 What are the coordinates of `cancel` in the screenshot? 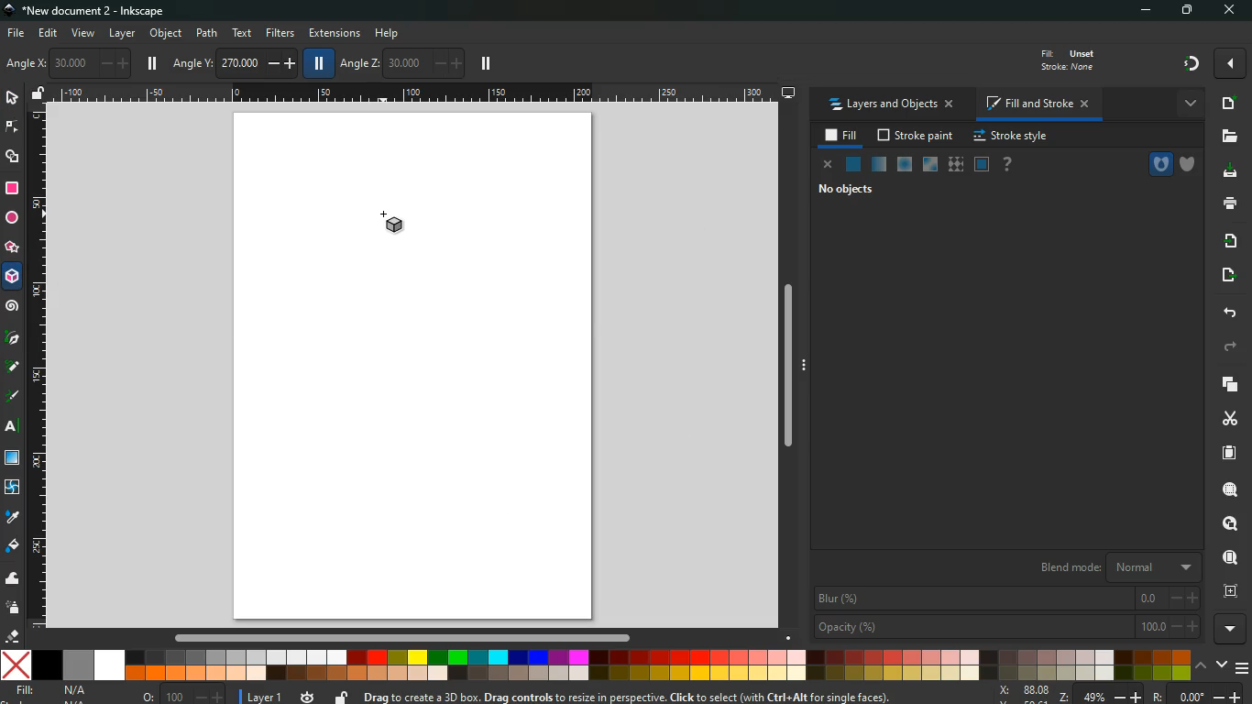 It's located at (825, 165).